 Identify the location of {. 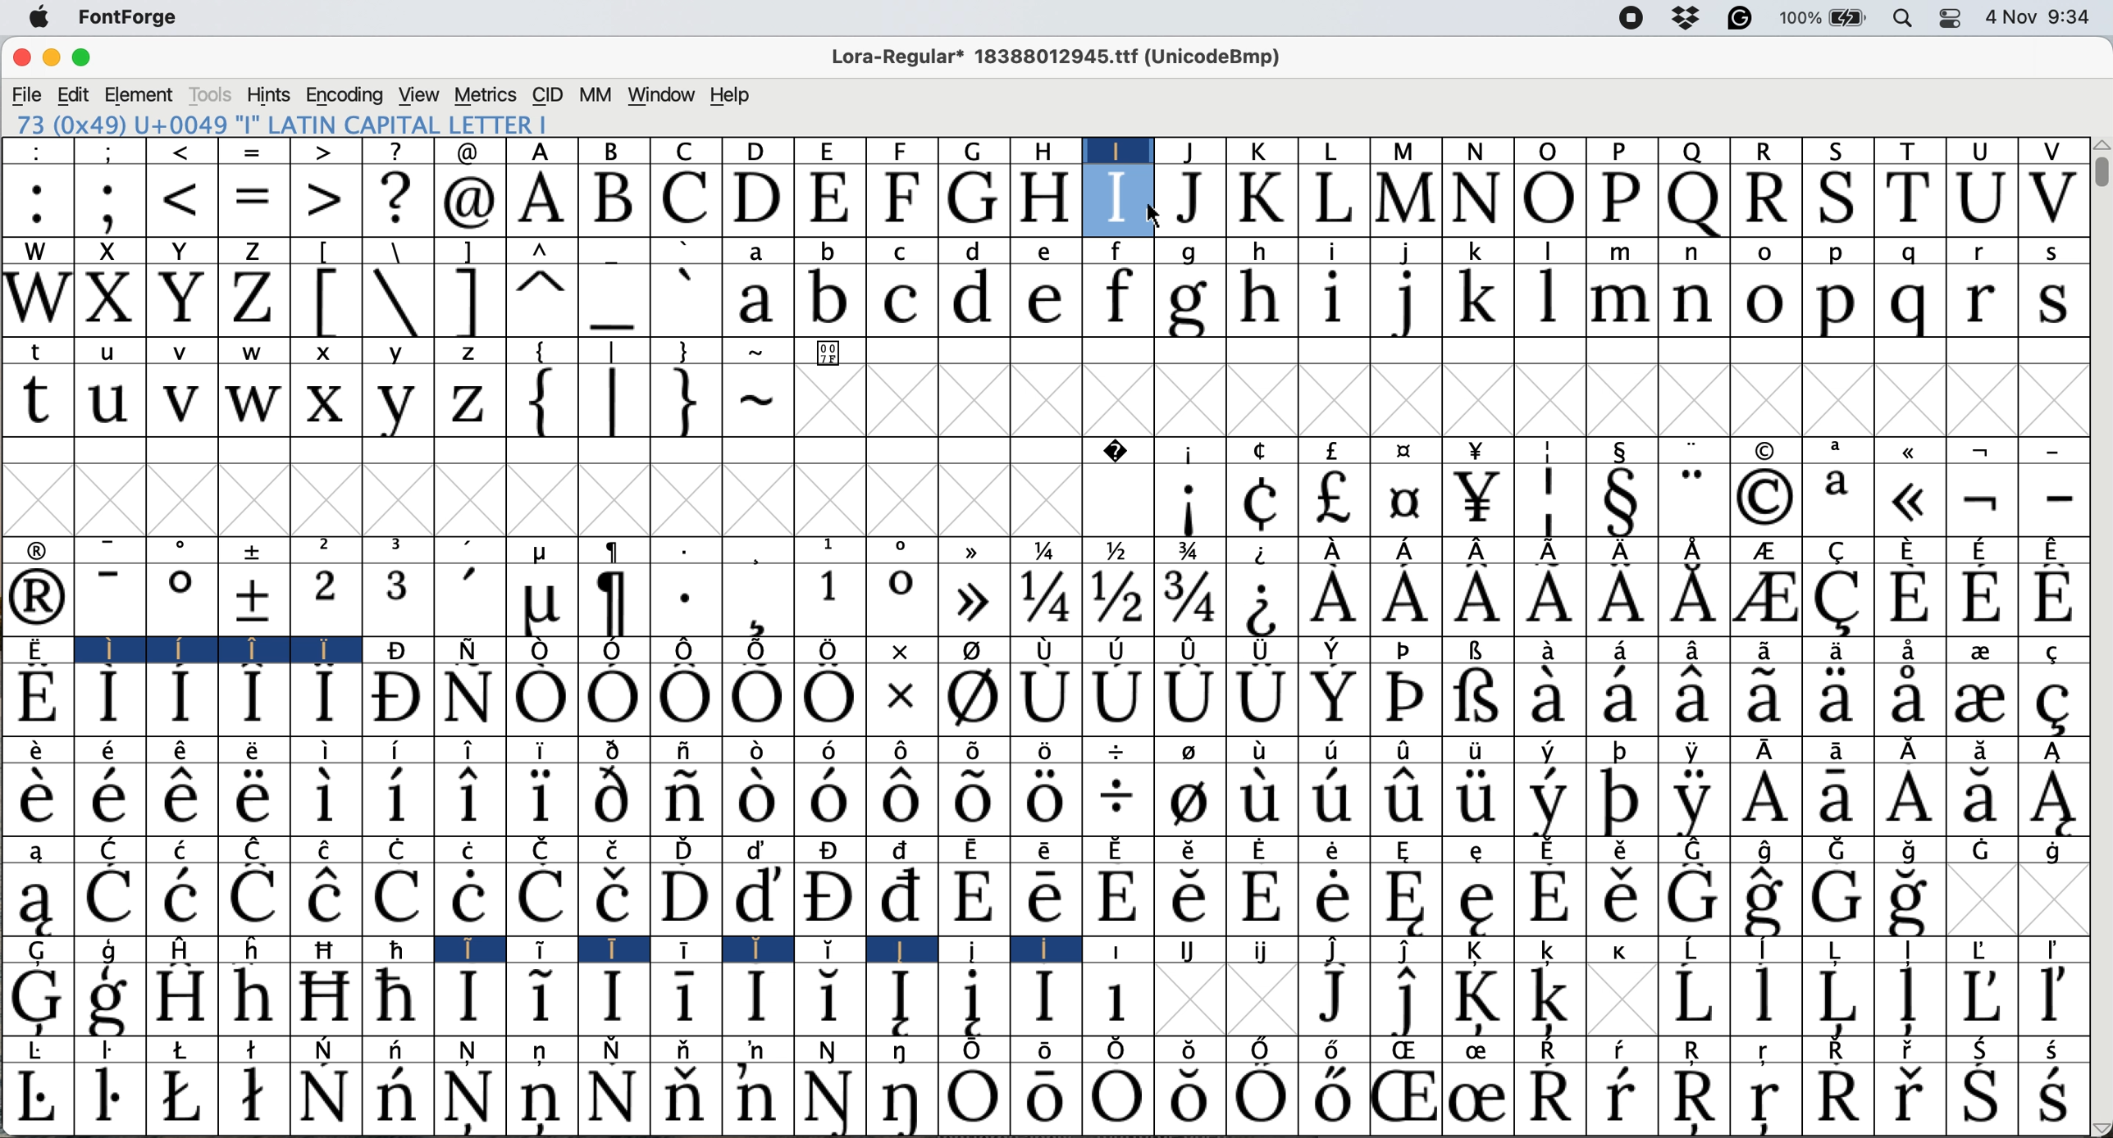
(545, 350).